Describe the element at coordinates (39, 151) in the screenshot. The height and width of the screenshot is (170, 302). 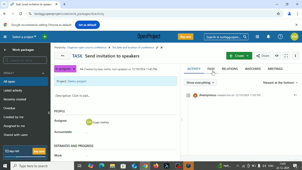
I see `buy now` at that location.